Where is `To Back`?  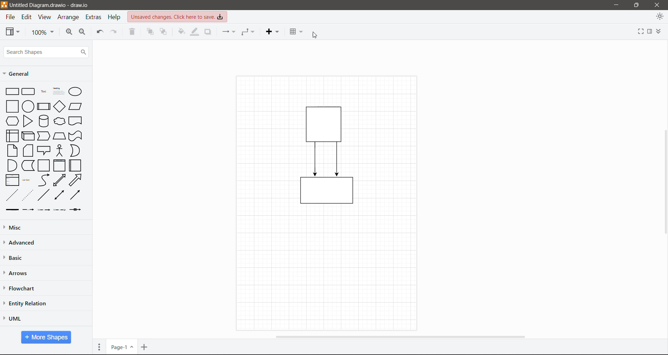 To Back is located at coordinates (164, 32).